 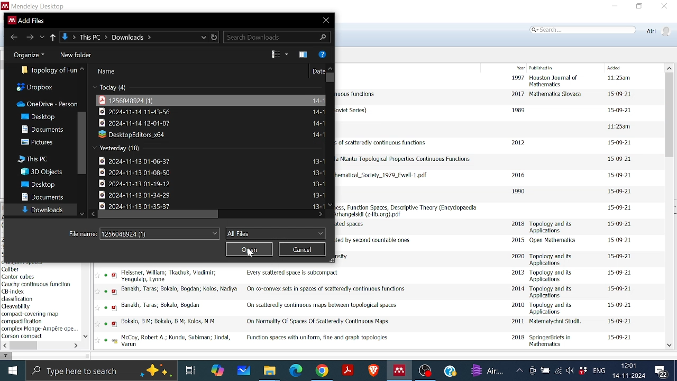 What do you see at coordinates (108, 275) in the screenshot?
I see `read status` at bounding box center [108, 275].